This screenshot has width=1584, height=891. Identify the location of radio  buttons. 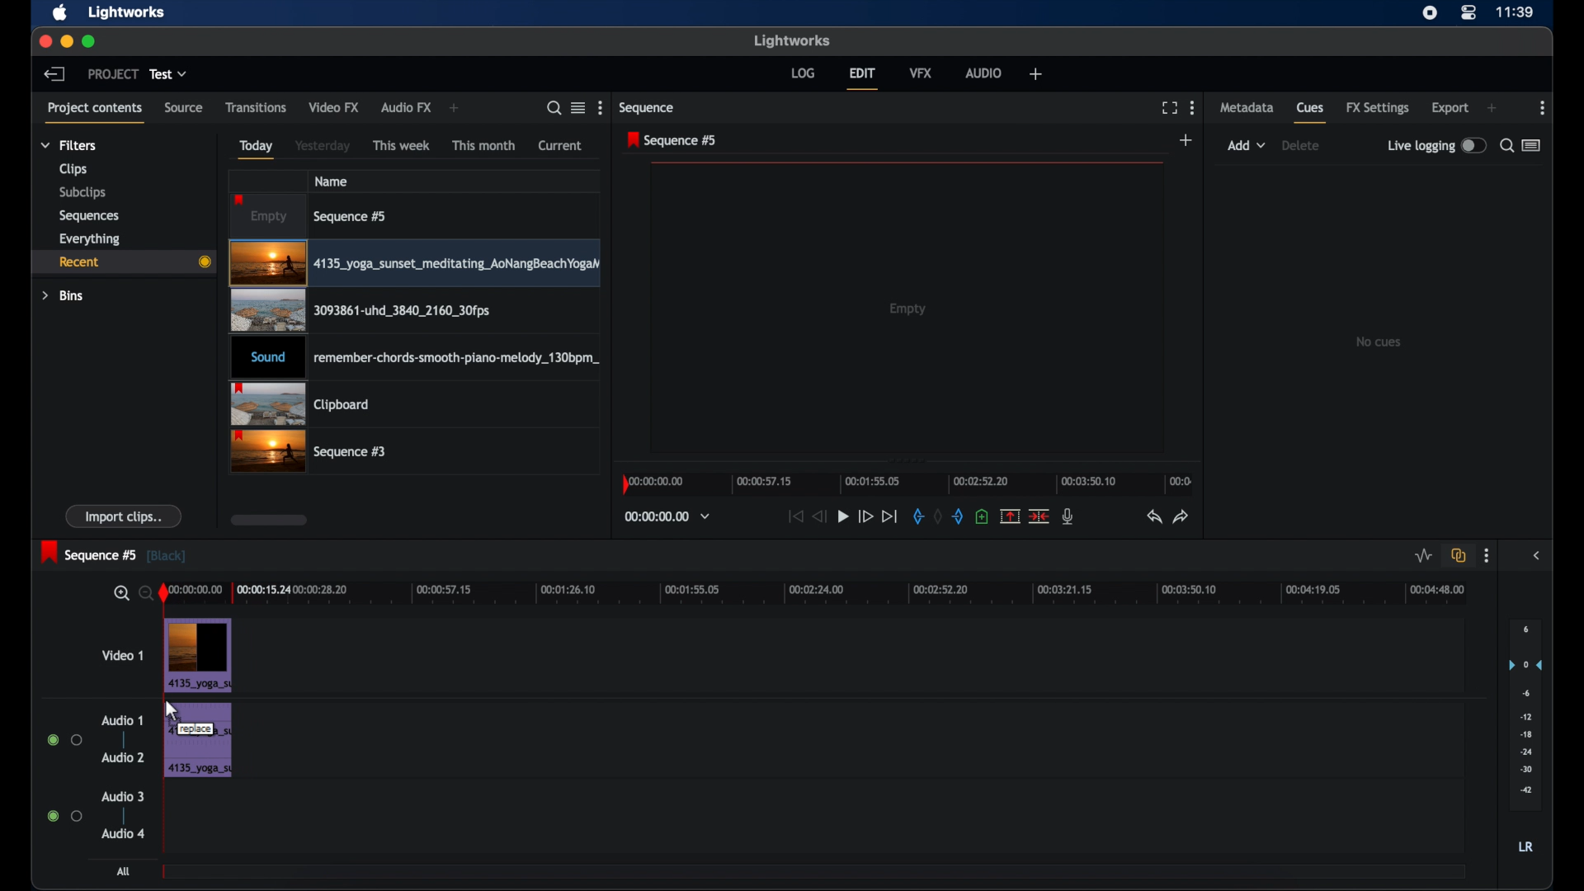
(65, 816).